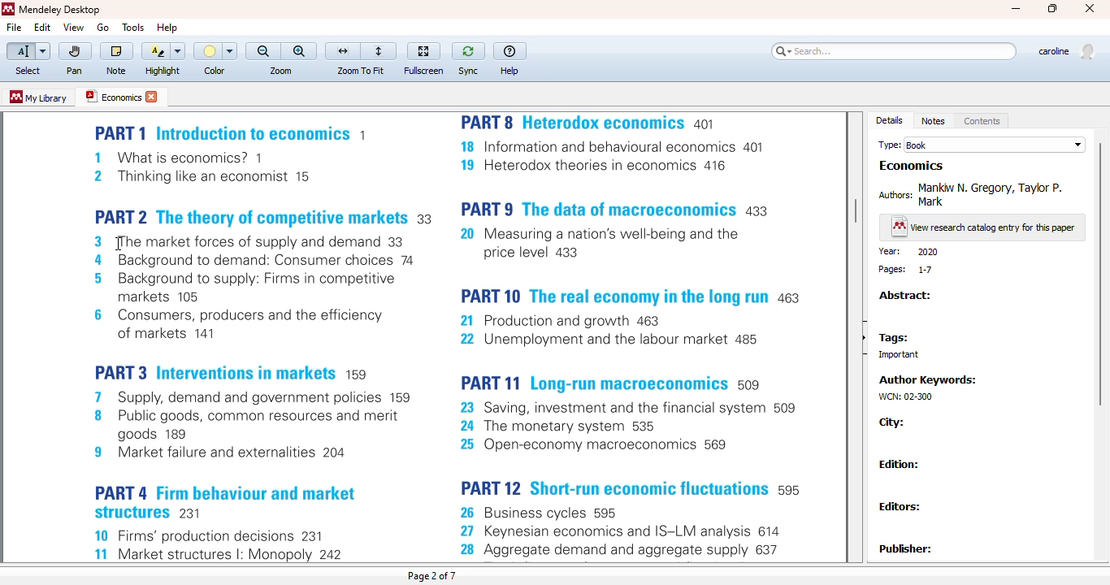  What do you see at coordinates (467, 52) in the screenshot?
I see `Sync` at bounding box center [467, 52].